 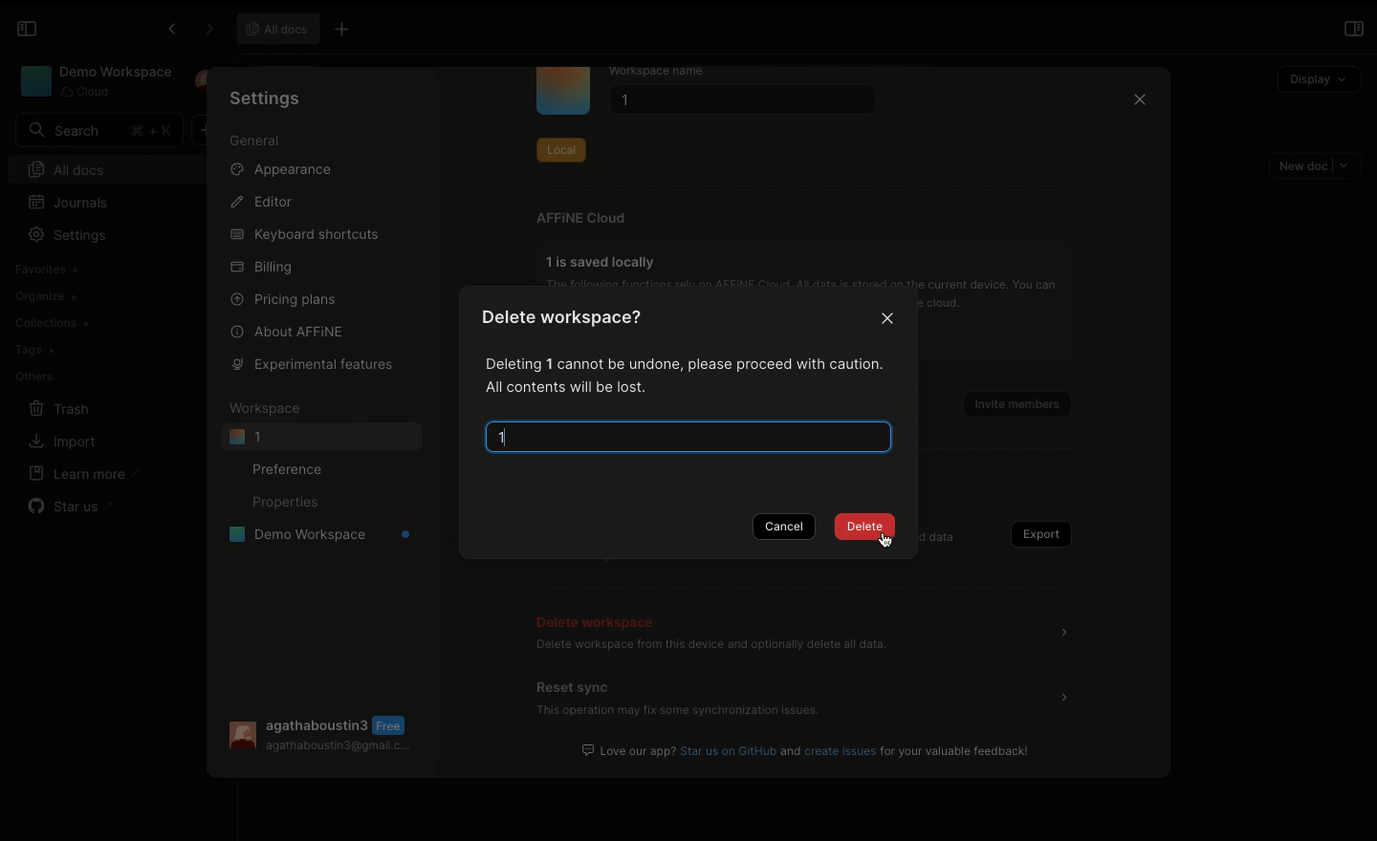 What do you see at coordinates (27, 29) in the screenshot?
I see `Collapse sidebar` at bounding box center [27, 29].